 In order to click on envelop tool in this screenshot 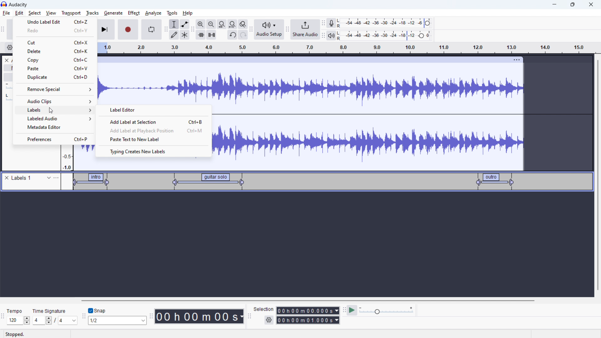, I will do `click(185, 24)`.